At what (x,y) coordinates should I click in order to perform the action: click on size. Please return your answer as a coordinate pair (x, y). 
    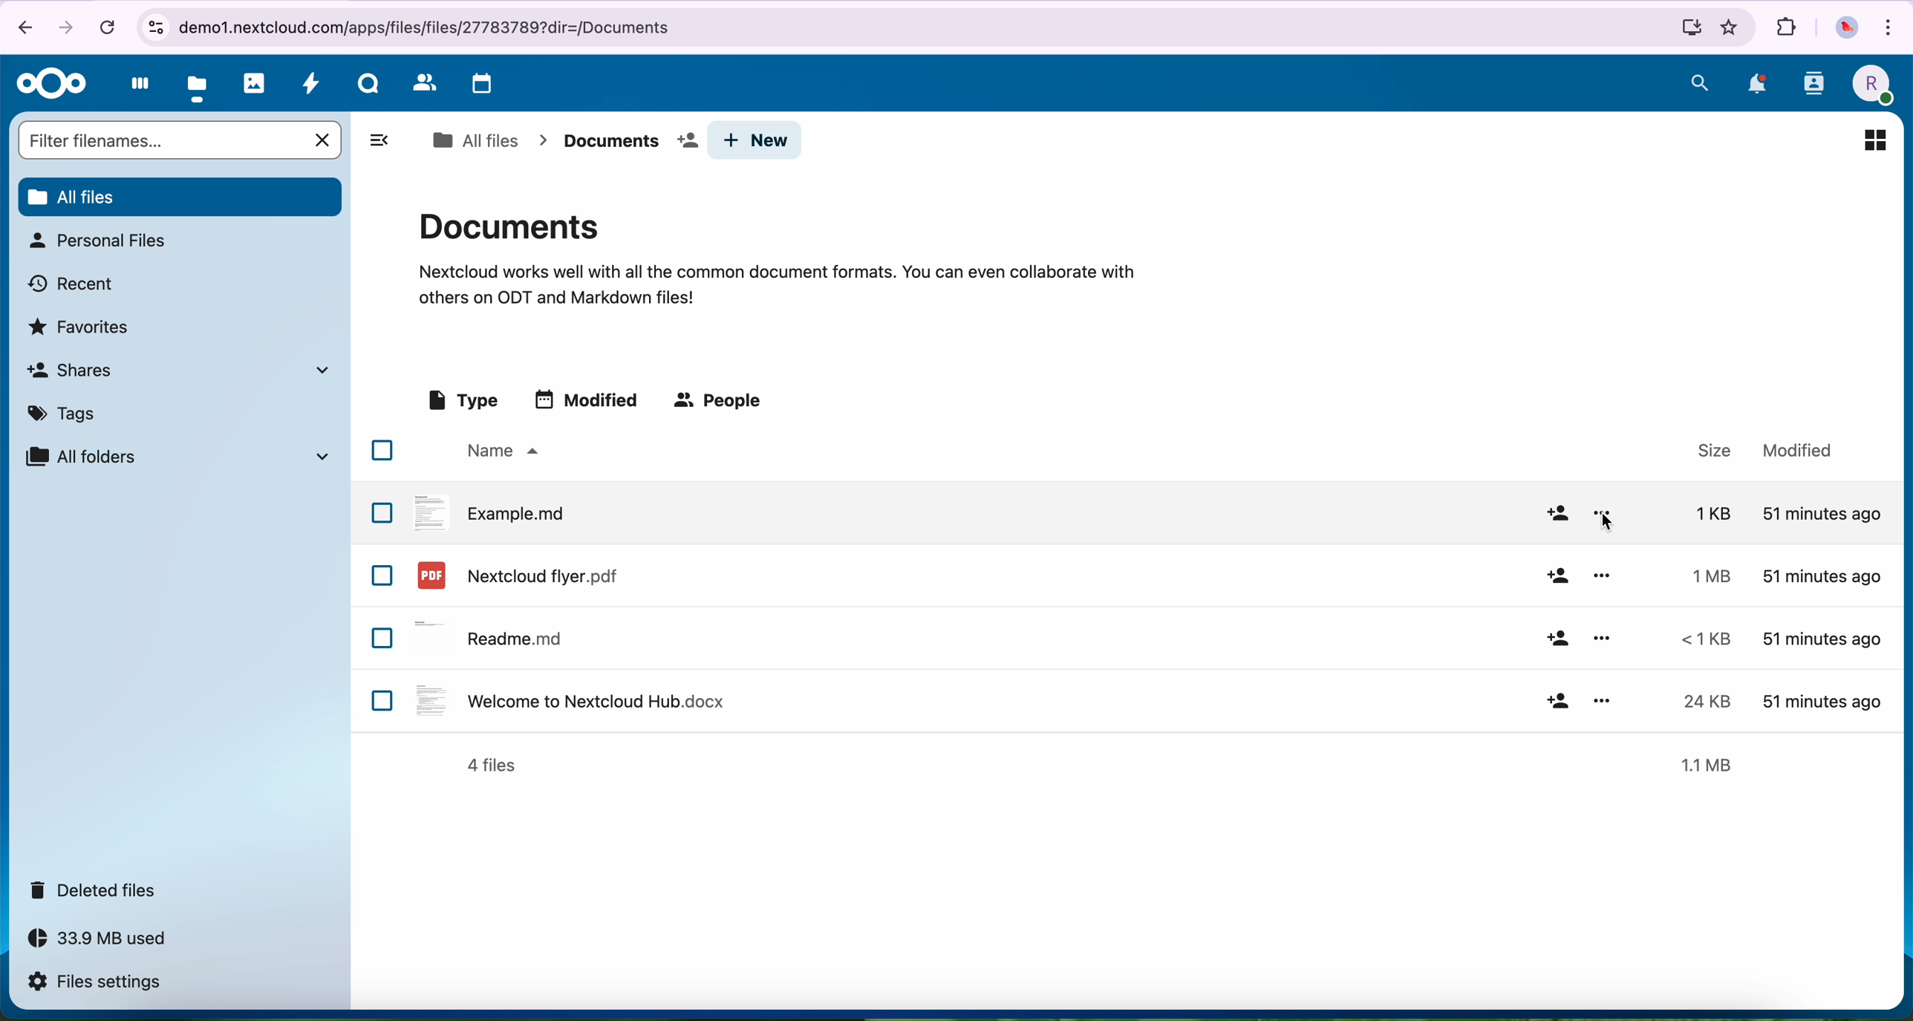
    Looking at the image, I should click on (1707, 702).